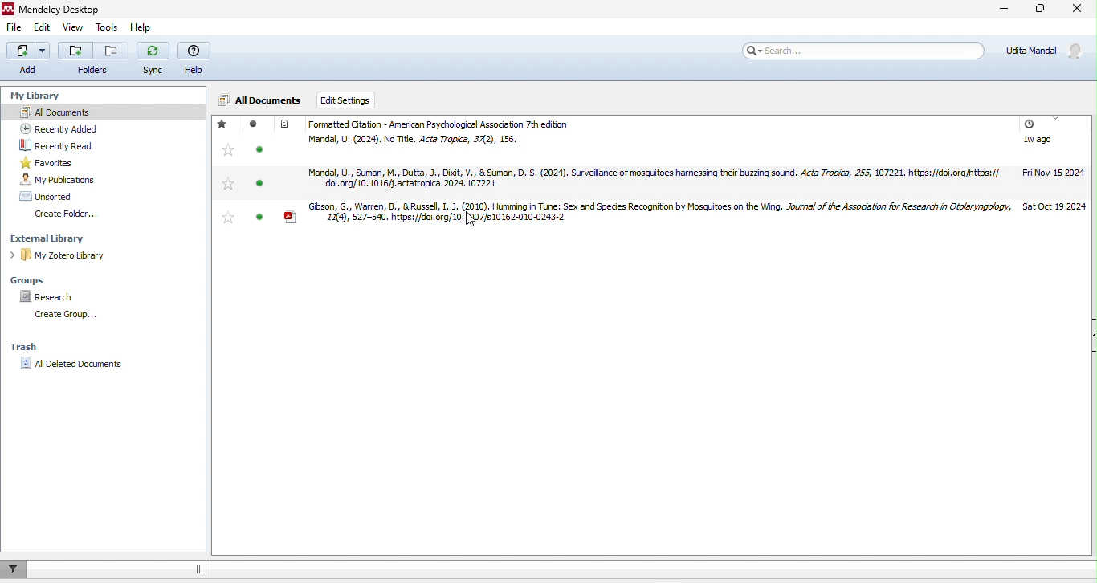  I want to click on add this reference to favourites, so click(229, 176).